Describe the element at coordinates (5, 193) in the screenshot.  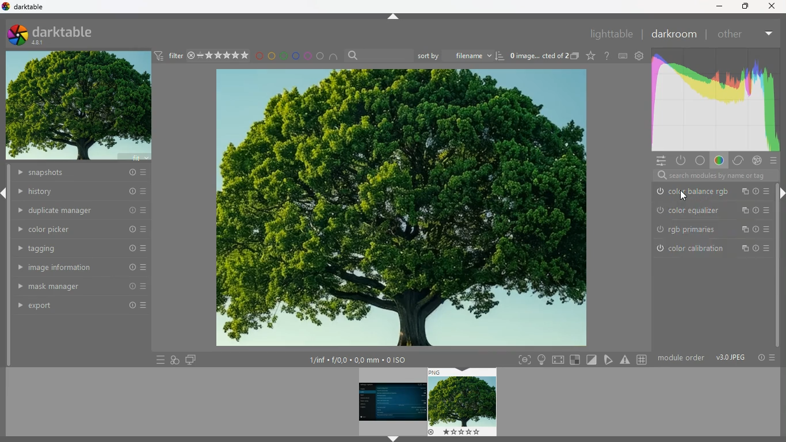
I see `arrow` at that location.